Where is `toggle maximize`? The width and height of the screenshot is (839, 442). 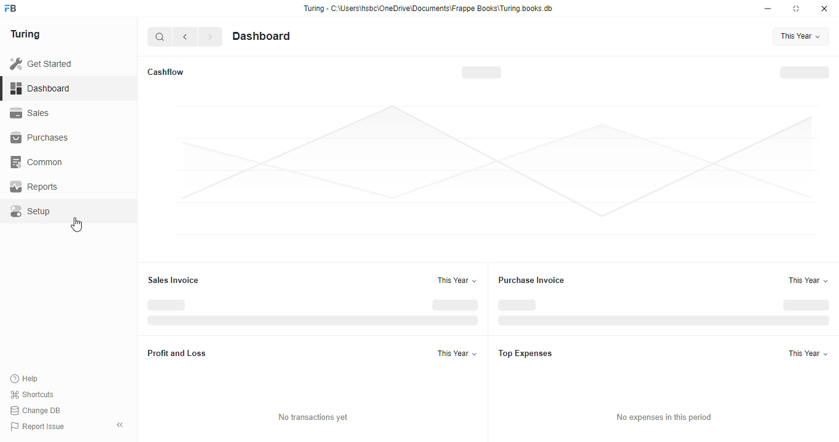 toggle maximize is located at coordinates (795, 8).